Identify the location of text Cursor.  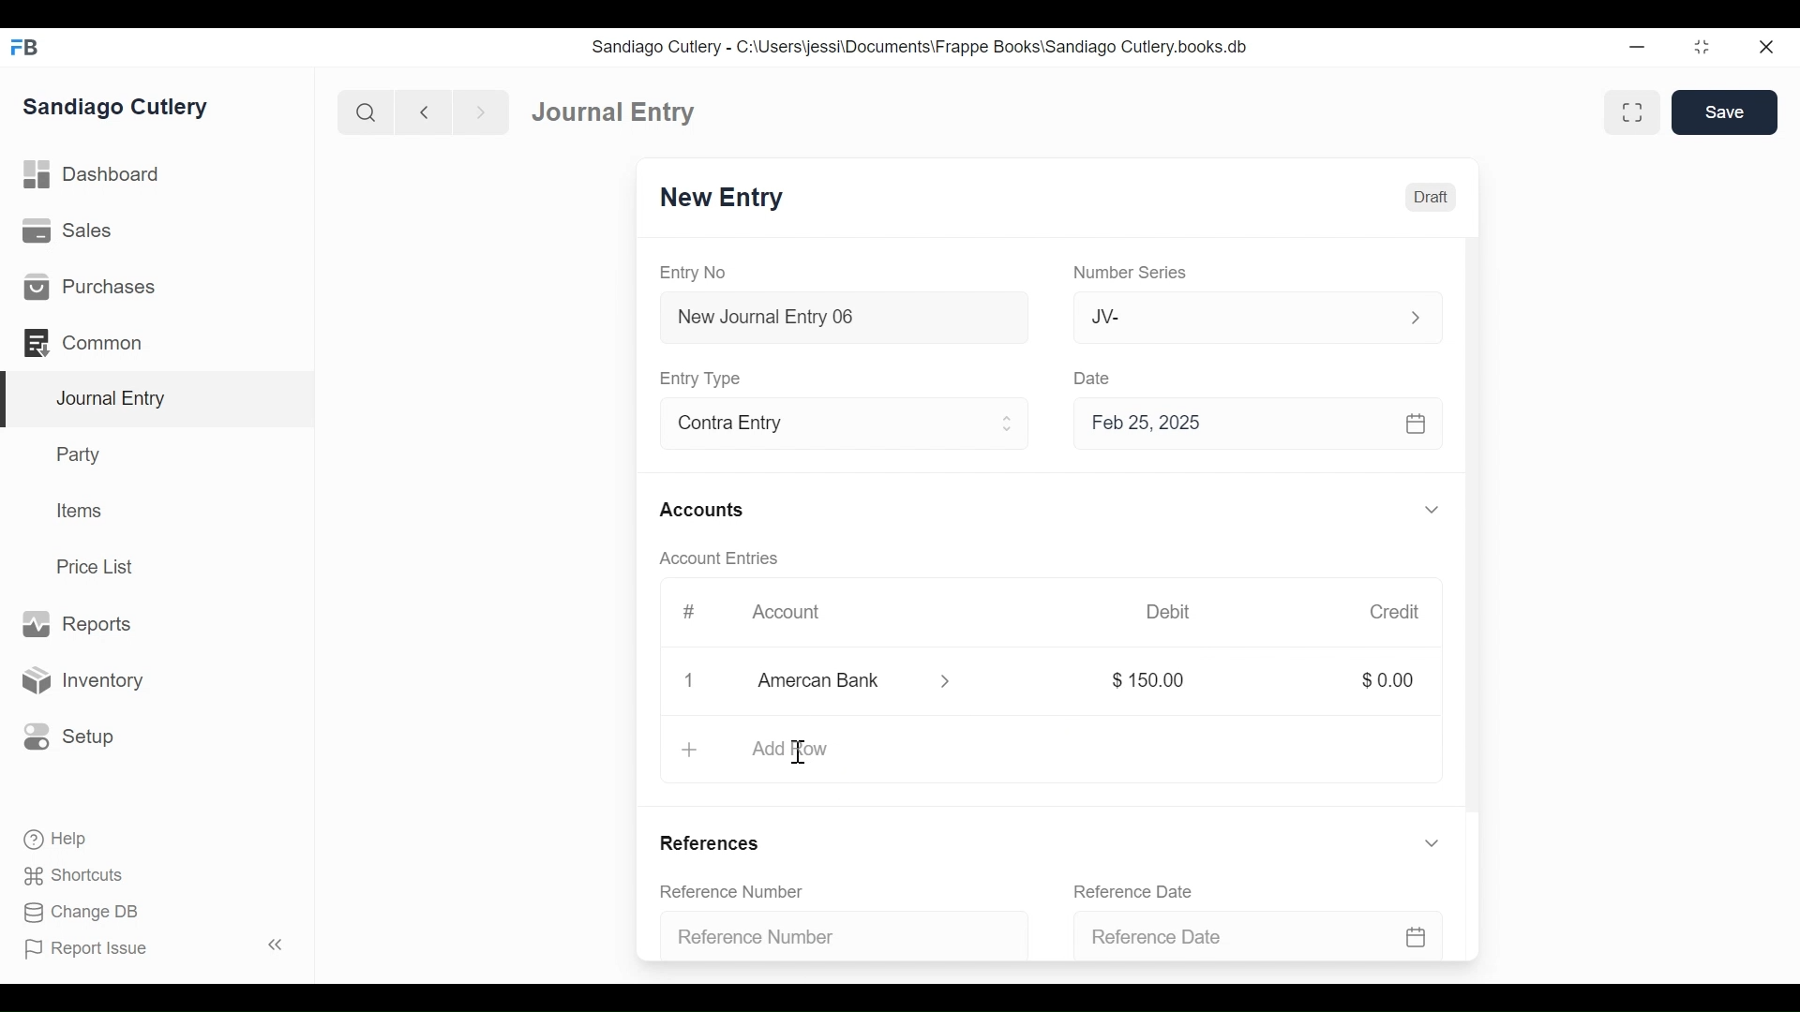
(800, 753).